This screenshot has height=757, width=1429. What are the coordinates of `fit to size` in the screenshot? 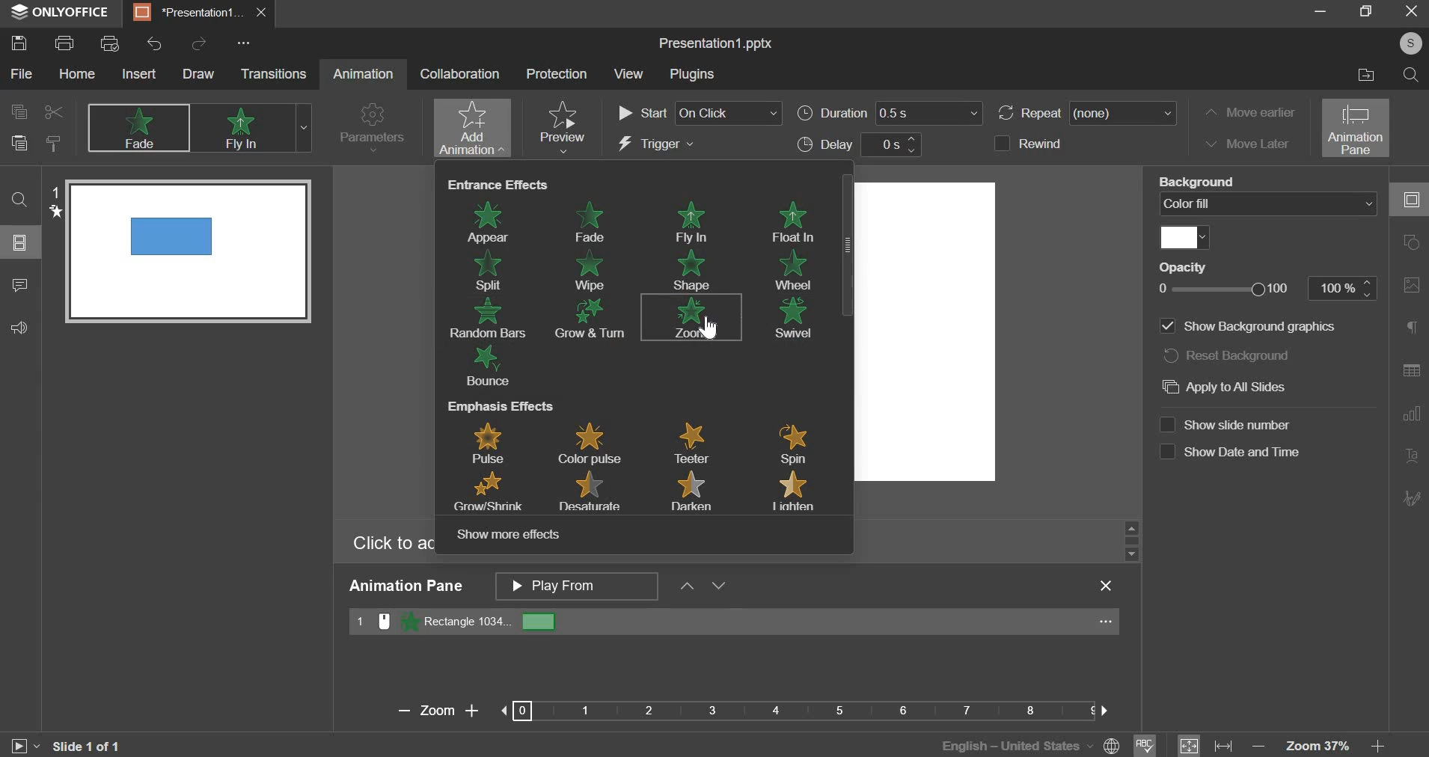 It's located at (1190, 744).